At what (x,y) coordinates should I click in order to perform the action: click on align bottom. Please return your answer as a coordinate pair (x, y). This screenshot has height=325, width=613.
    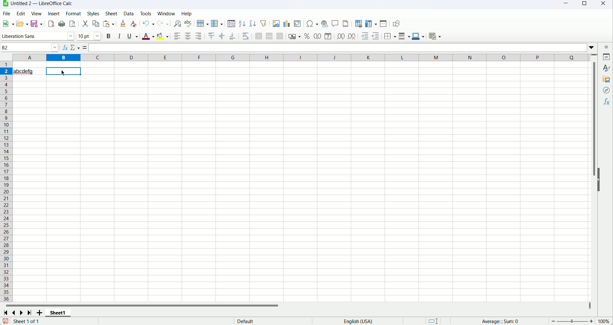
    Looking at the image, I should click on (232, 36).